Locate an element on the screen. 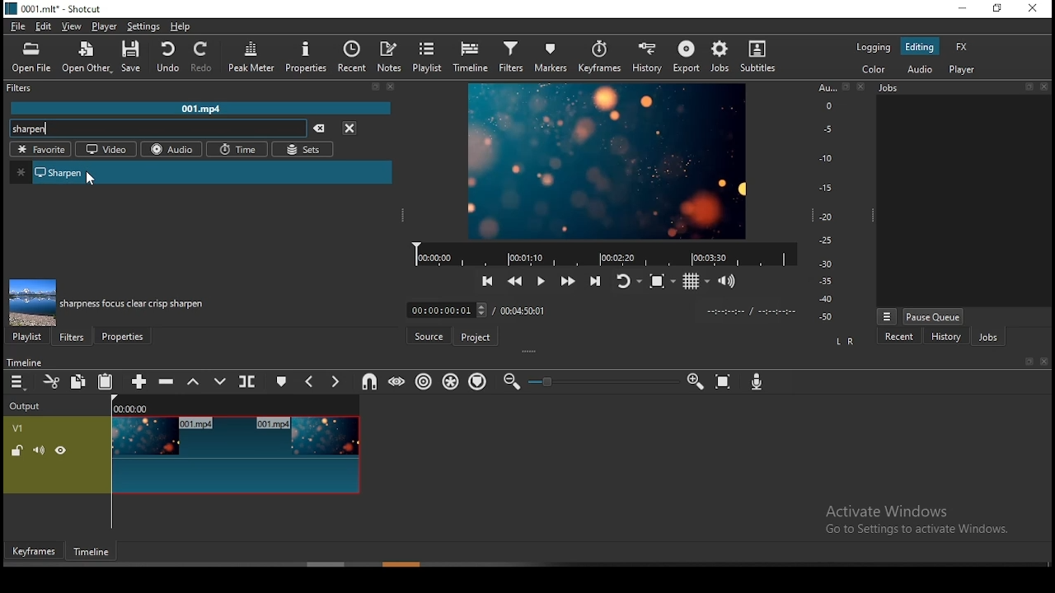 The width and height of the screenshot is (1055, 593). cut is located at coordinates (52, 381).